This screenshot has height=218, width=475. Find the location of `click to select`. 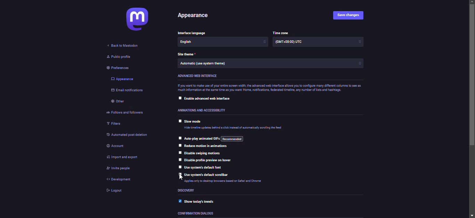

click to select is located at coordinates (179, 99).